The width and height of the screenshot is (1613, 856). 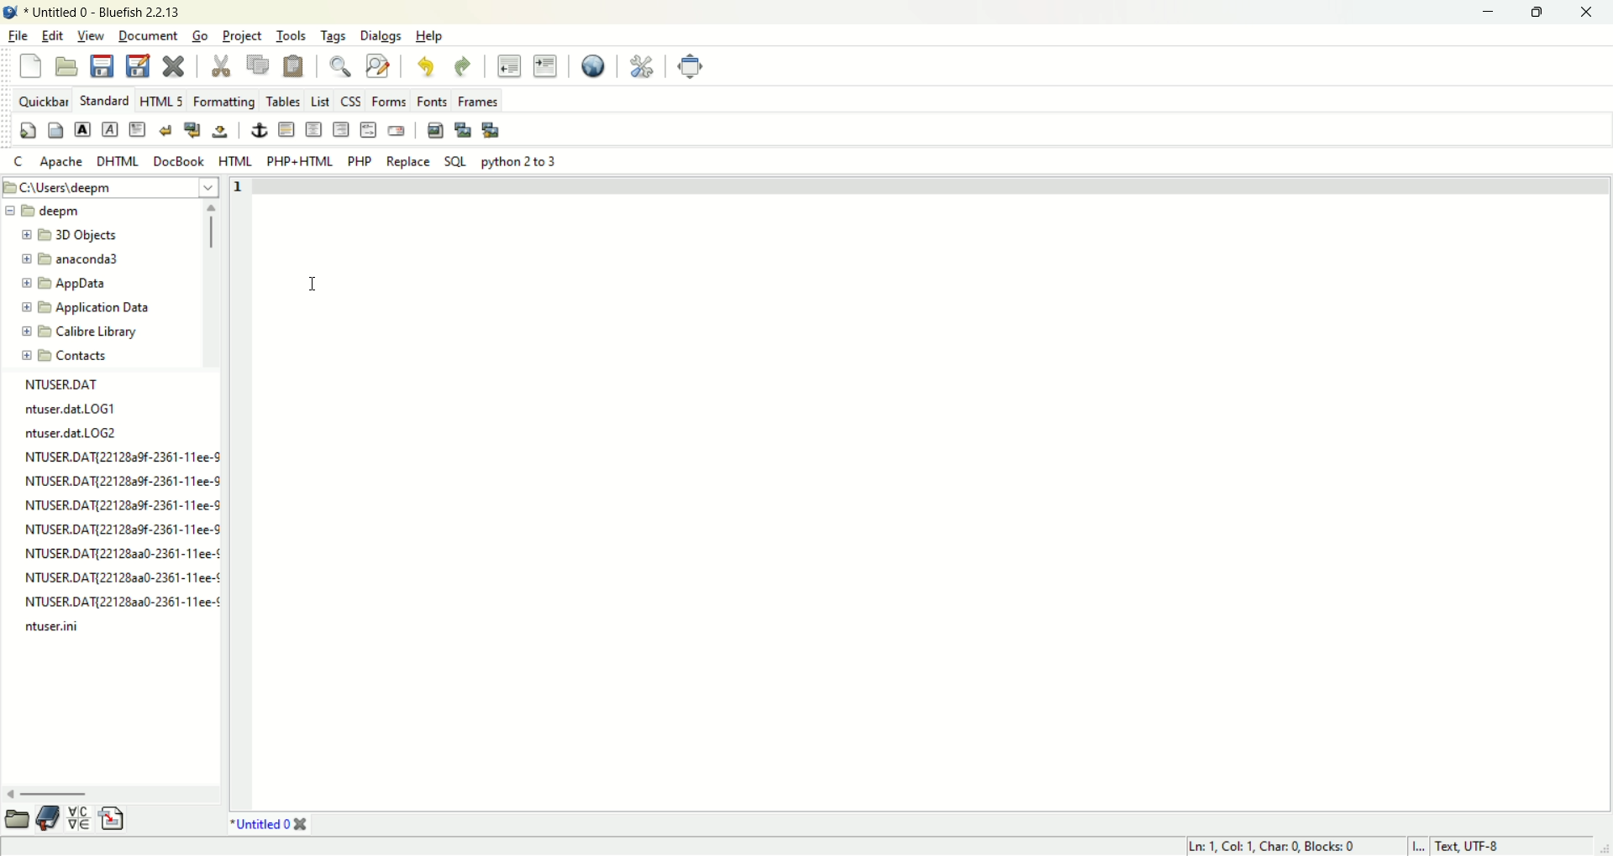 I want to click on insert image, so click(x=433, y=131).